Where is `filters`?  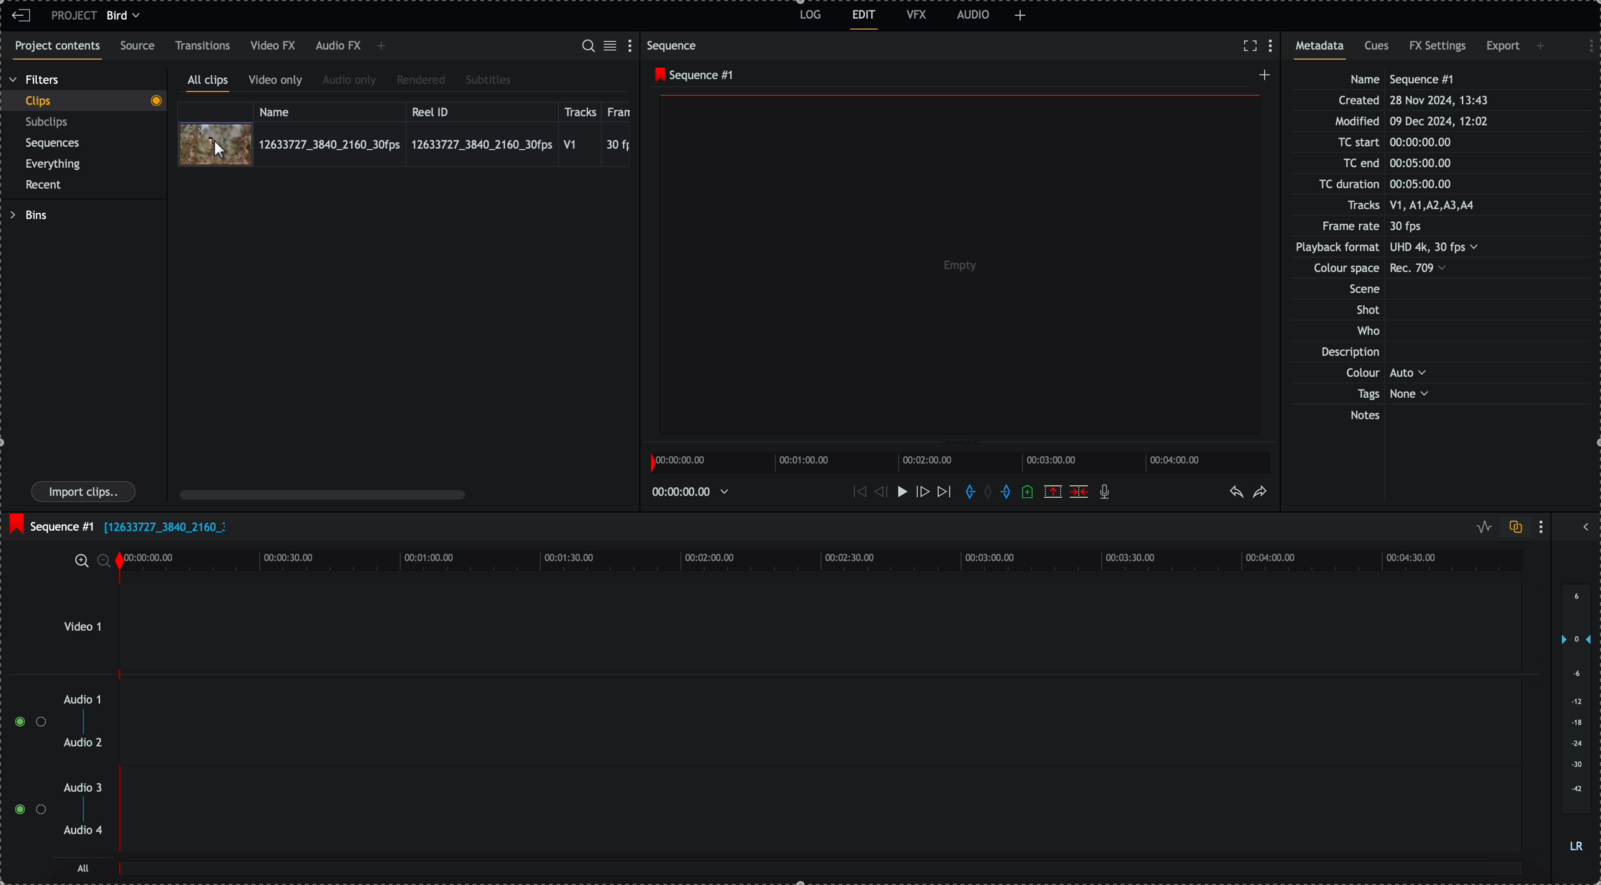 filters is located at coordinates (35, 80).